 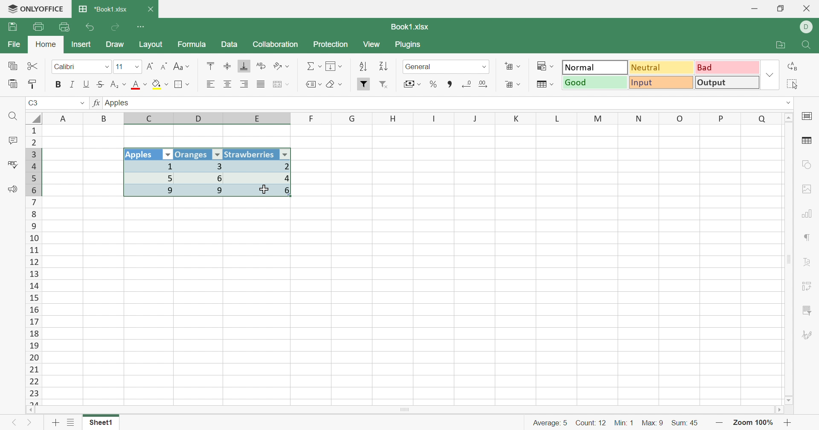 What do you see at coordinates (105, 118) in the screenshot?
I see `B` at bounding box center [105, 118].